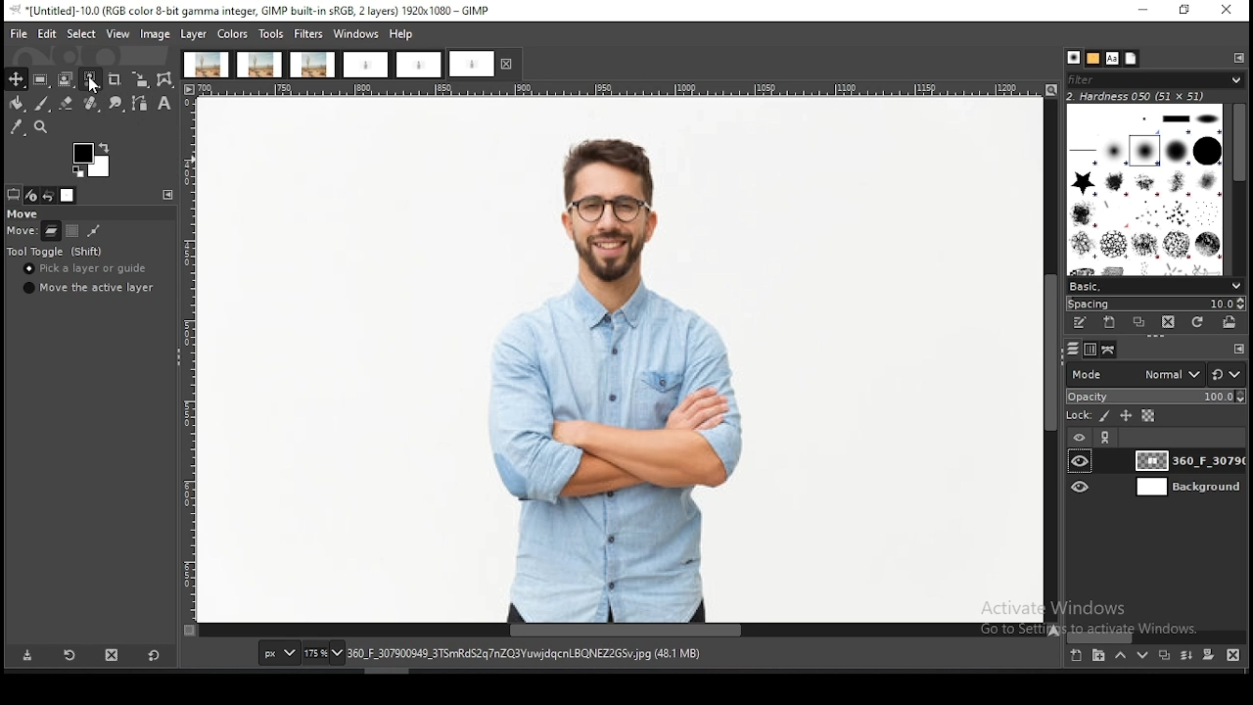 Image resolution: width=1253 pixels, height=705 pixels. What do you see at coordinates (356, 34) in the screenshot?
I see `windows` at bounding box center [356, 34].